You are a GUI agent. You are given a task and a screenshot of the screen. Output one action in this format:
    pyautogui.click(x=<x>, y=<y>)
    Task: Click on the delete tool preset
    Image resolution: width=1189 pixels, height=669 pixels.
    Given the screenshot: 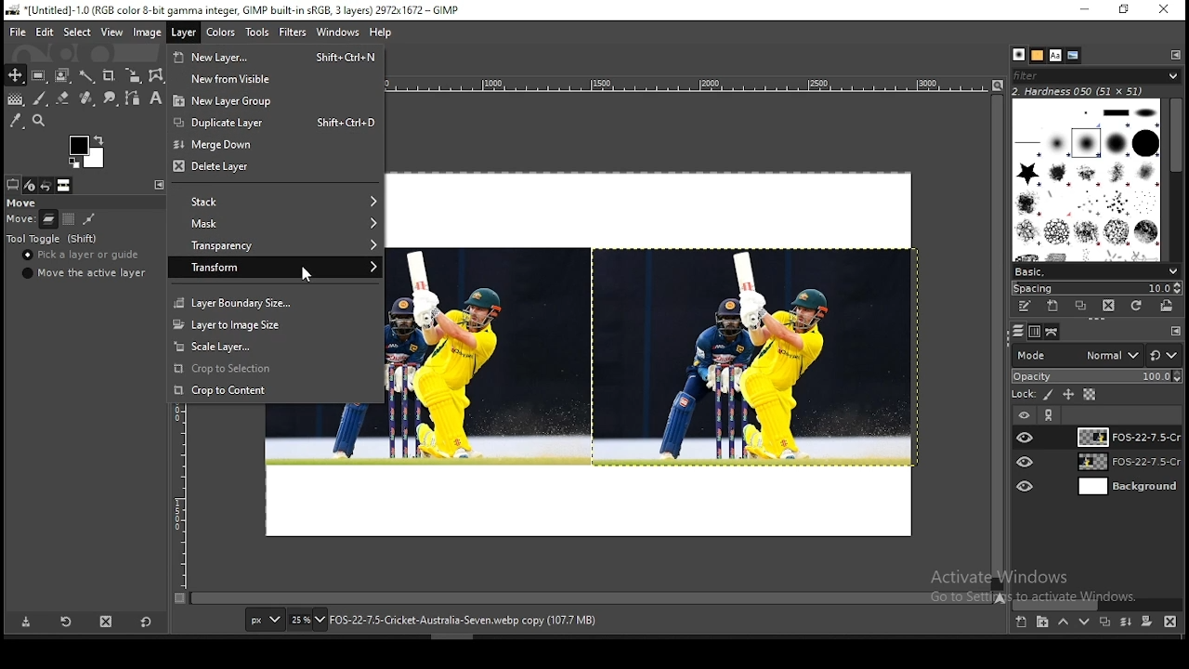 What is the action you would take?
    pyautogui.click(x=108, y=621)
    